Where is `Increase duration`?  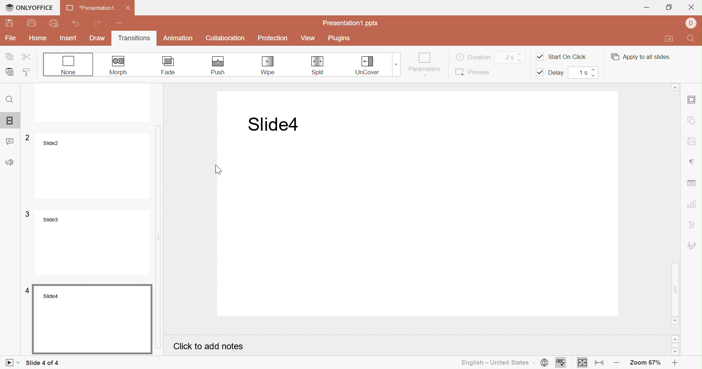 Increase duration is located at coordinates (521, 52).